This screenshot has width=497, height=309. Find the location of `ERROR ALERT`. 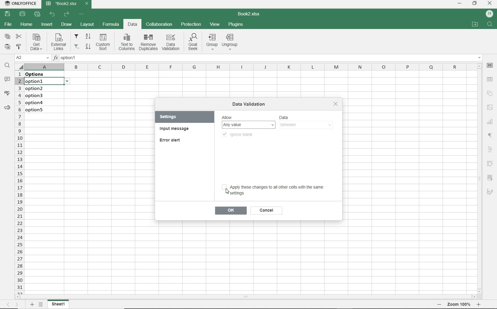

ERROR ALERT is located at coordinates (171, 141).